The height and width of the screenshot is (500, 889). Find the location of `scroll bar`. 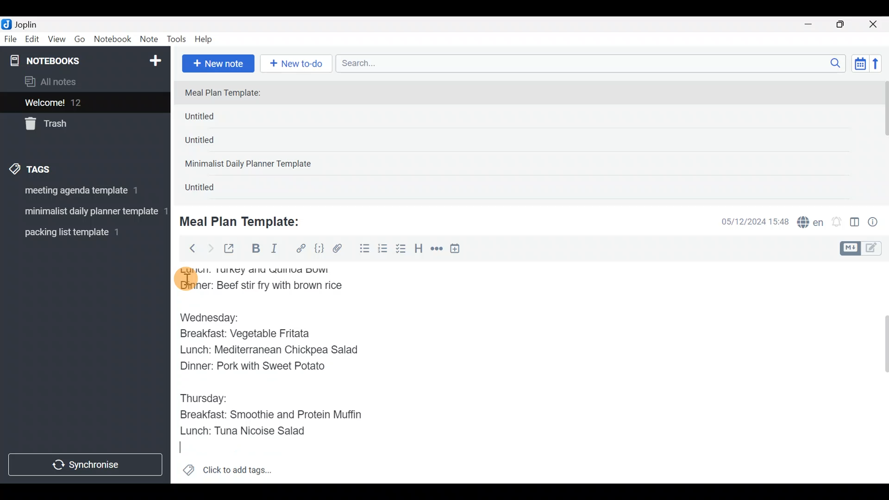

scroll bar is located at coordinates (883, 140).